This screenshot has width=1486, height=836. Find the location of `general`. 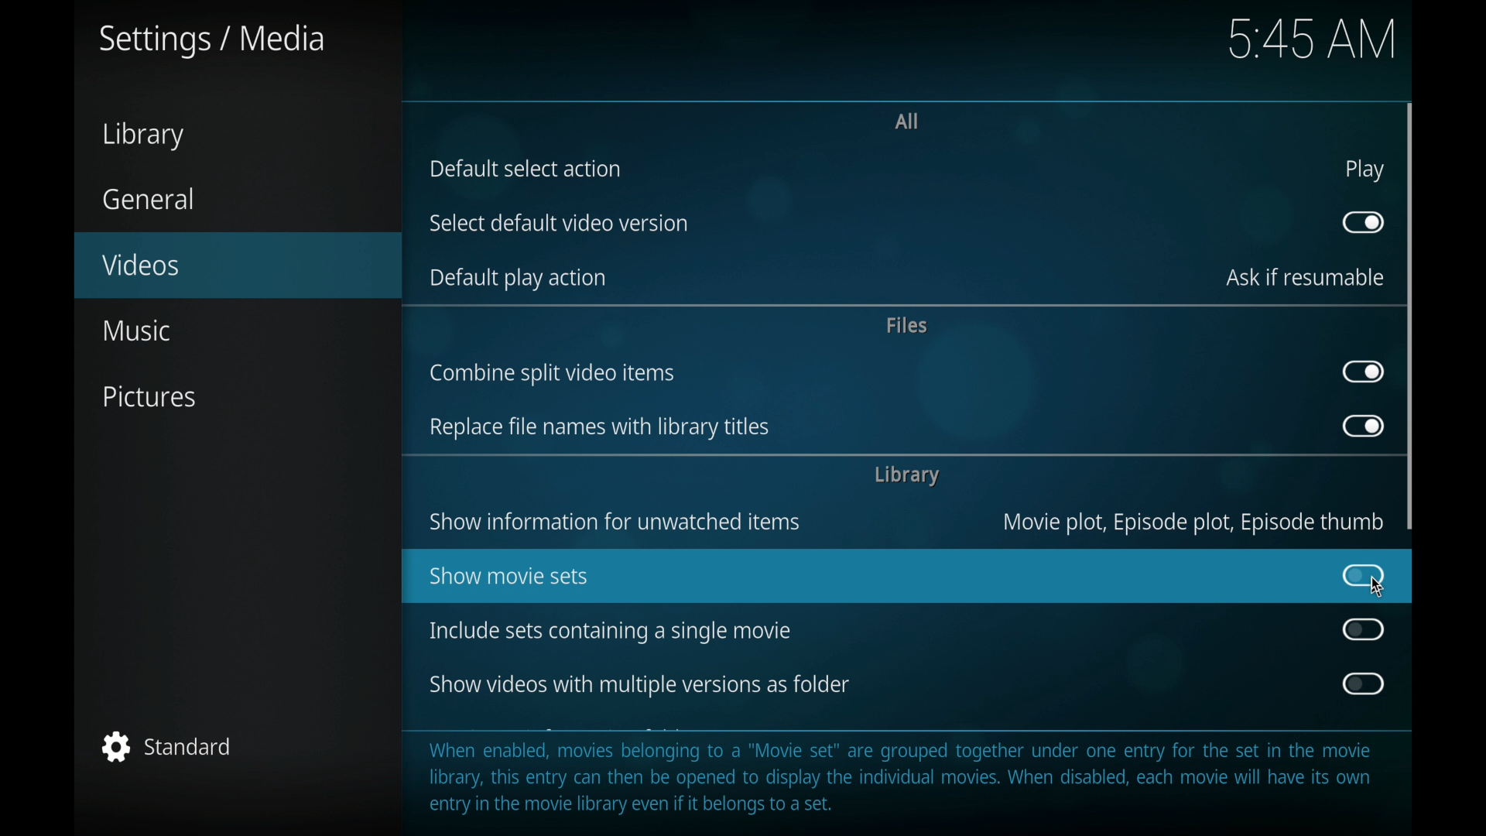

general is located at coordinates (149, 199).